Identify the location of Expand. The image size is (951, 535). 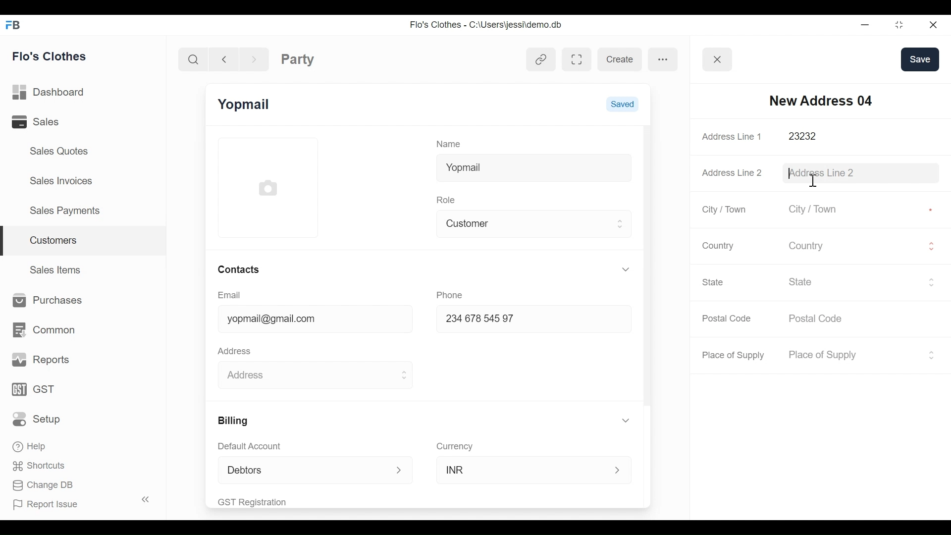
(931, 355).